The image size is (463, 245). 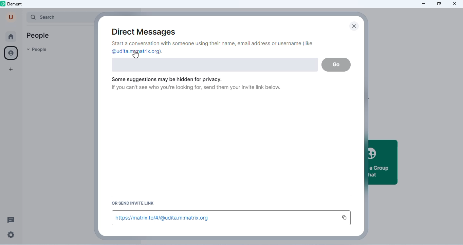 What do you see at coordinates (137, 51) in the screenshot?
I see `@udita.m:matrix.org).` at bounding box center [137, 51].